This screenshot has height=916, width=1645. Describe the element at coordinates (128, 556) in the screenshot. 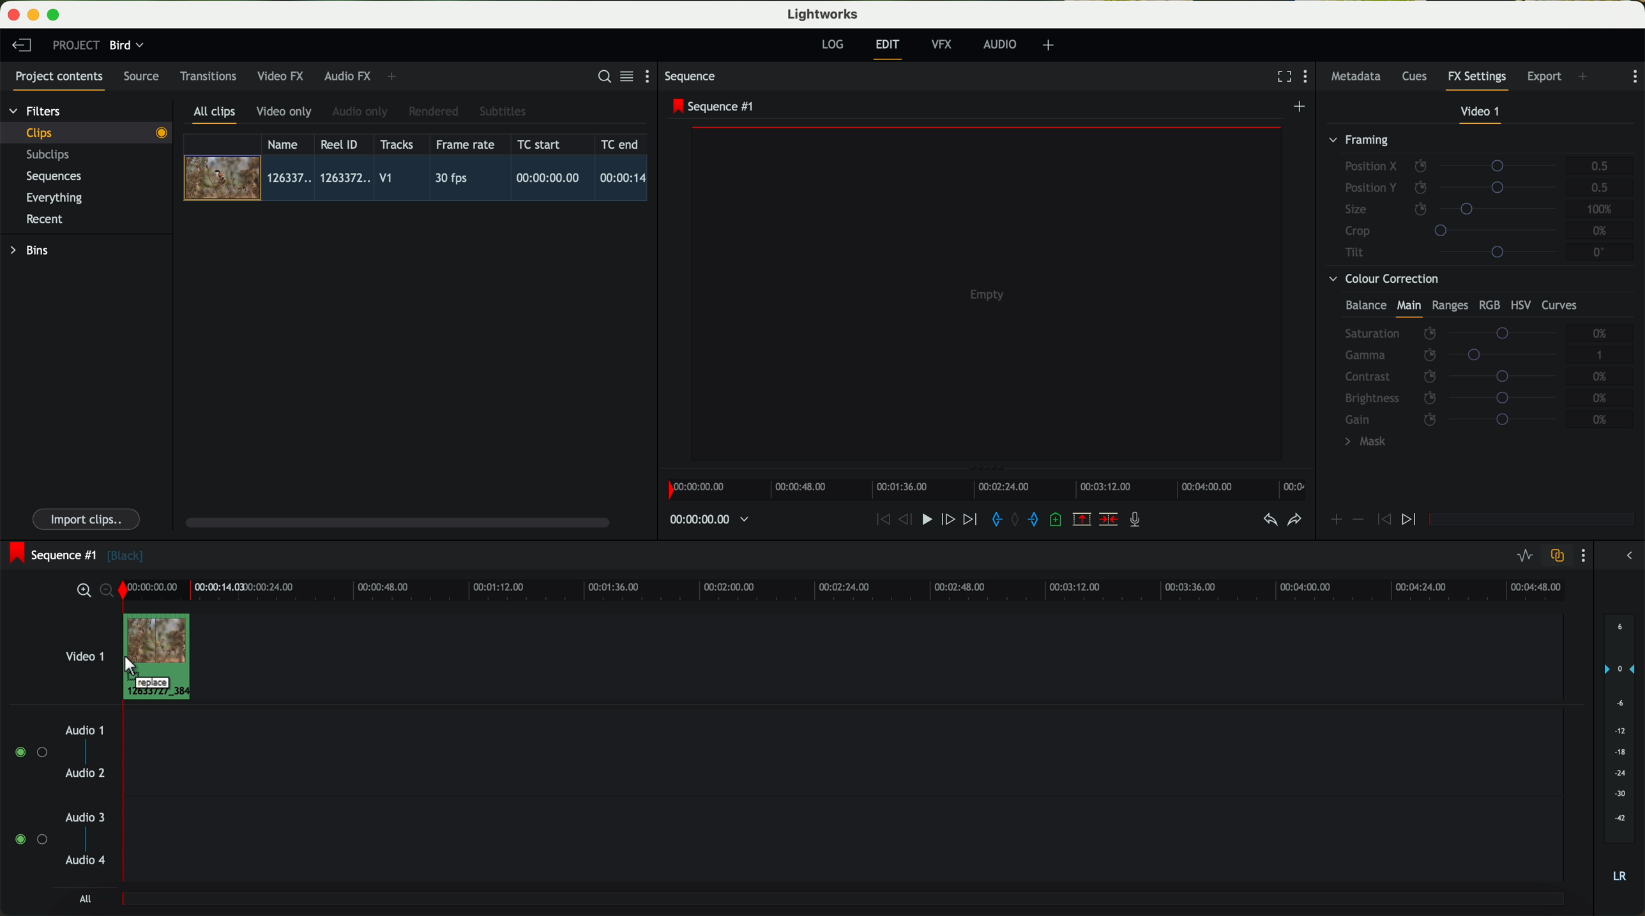

I see `black` at that location.